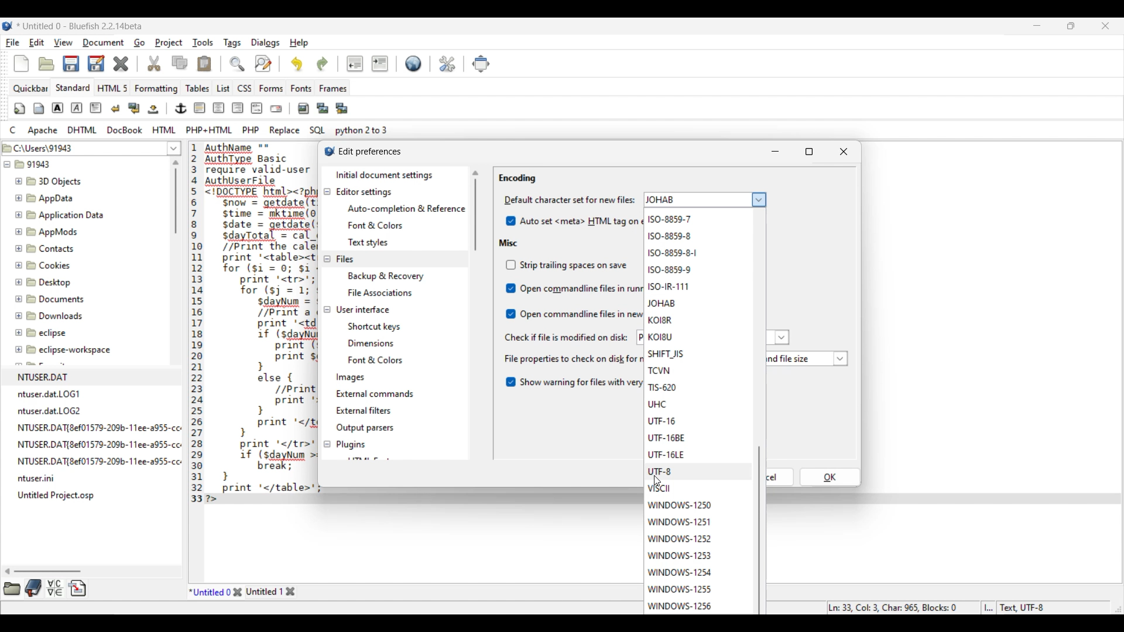 This screenshot has height=632, width=1124. What do you see at coordinates (176, 197) in the screenshot?
I see `Vertical slide bar` at bounding box center [176, 197].